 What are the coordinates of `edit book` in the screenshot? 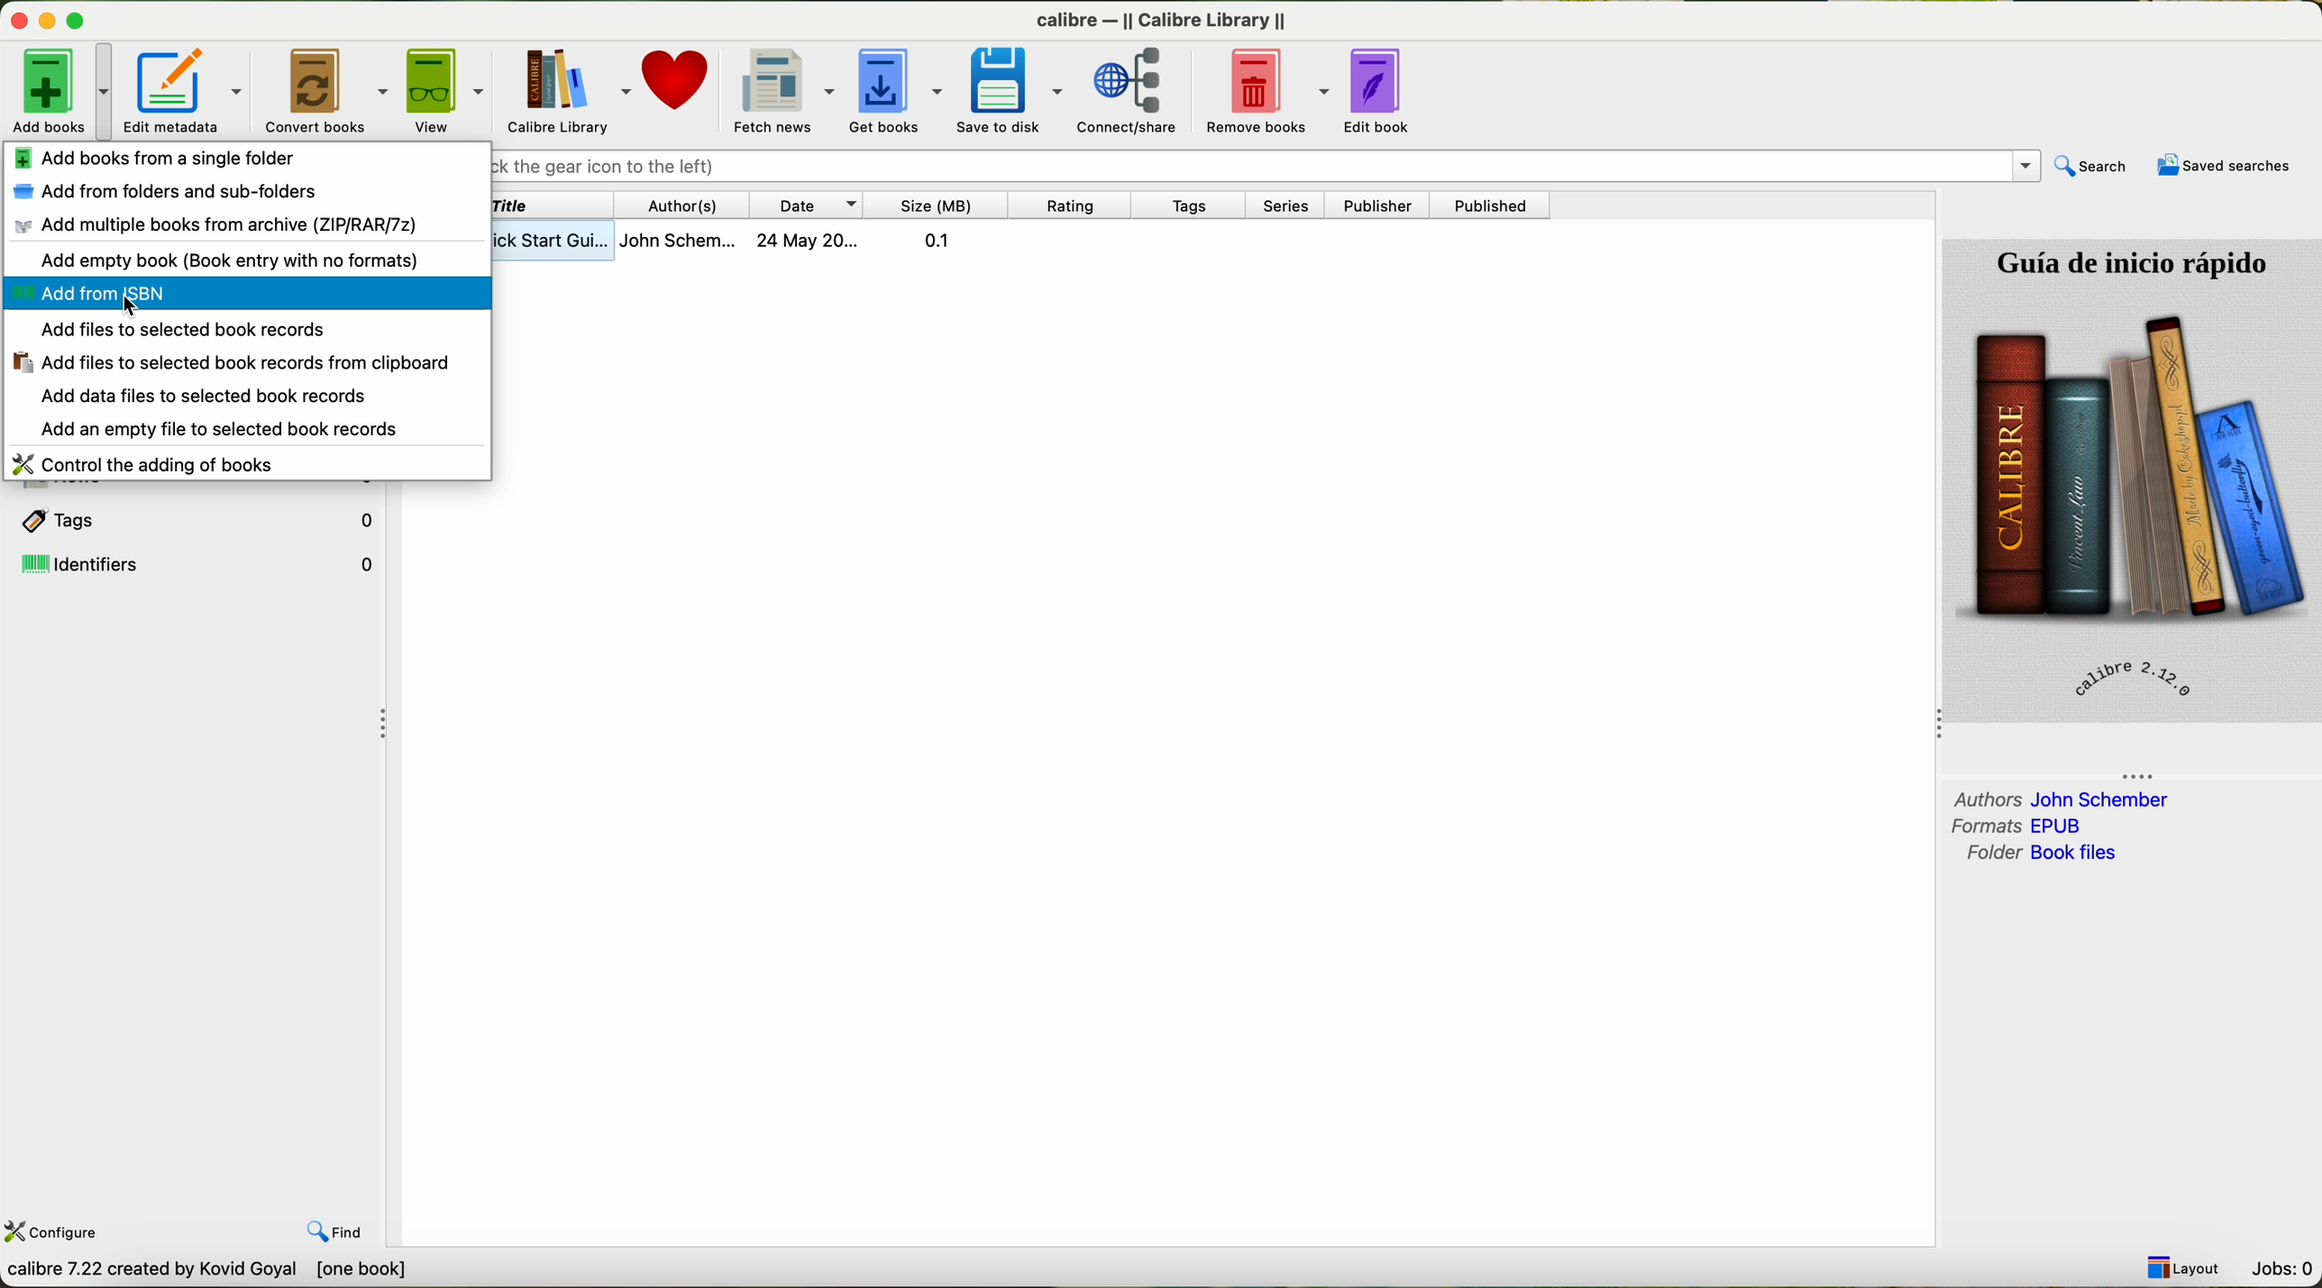 It's located at (1385, 90).